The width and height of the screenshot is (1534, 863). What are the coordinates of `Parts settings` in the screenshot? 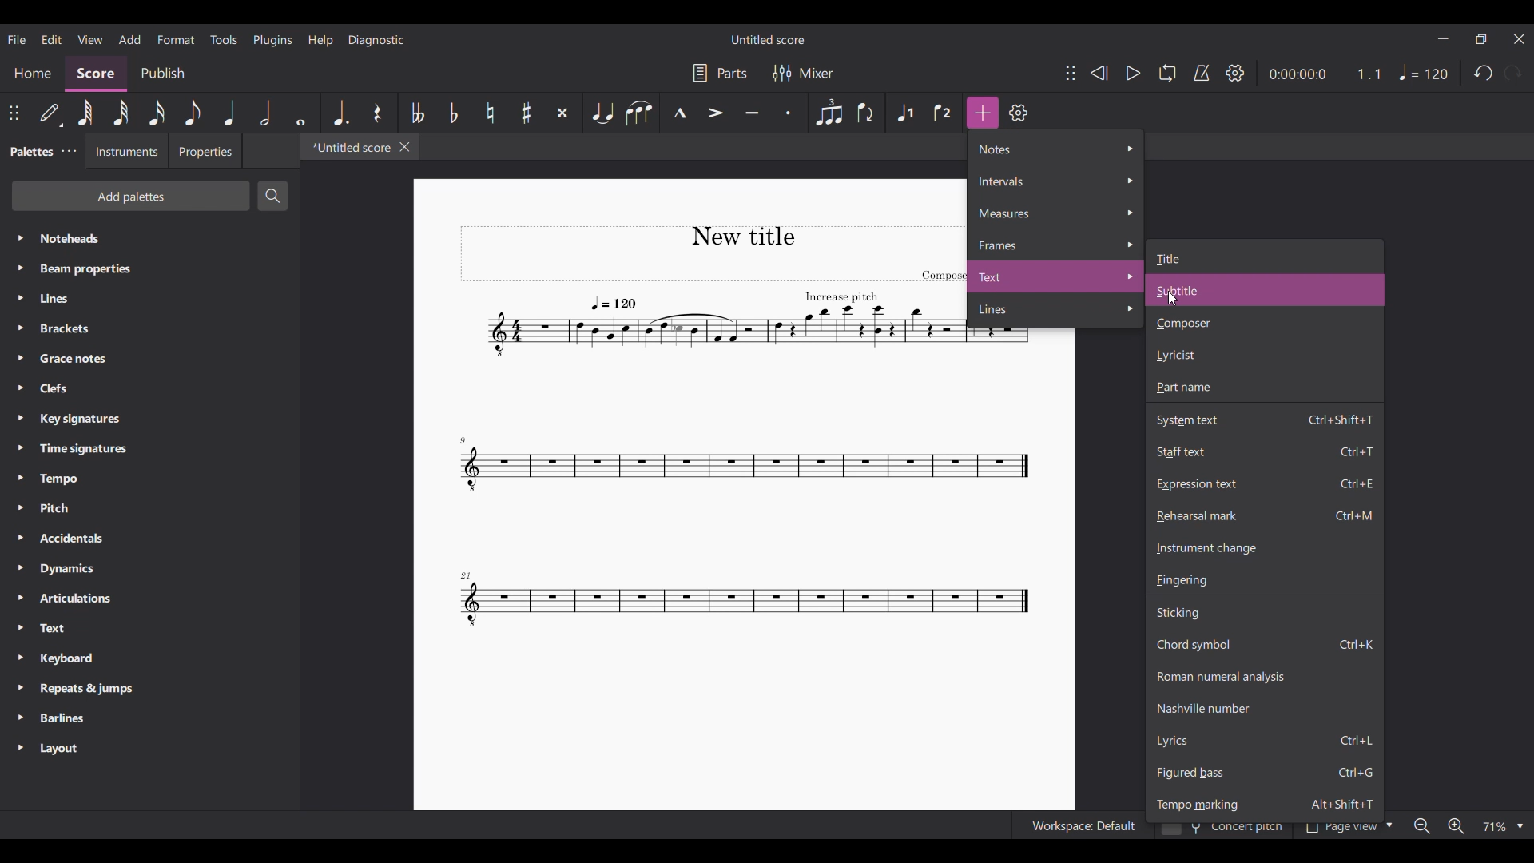 It's located at (721, 73).